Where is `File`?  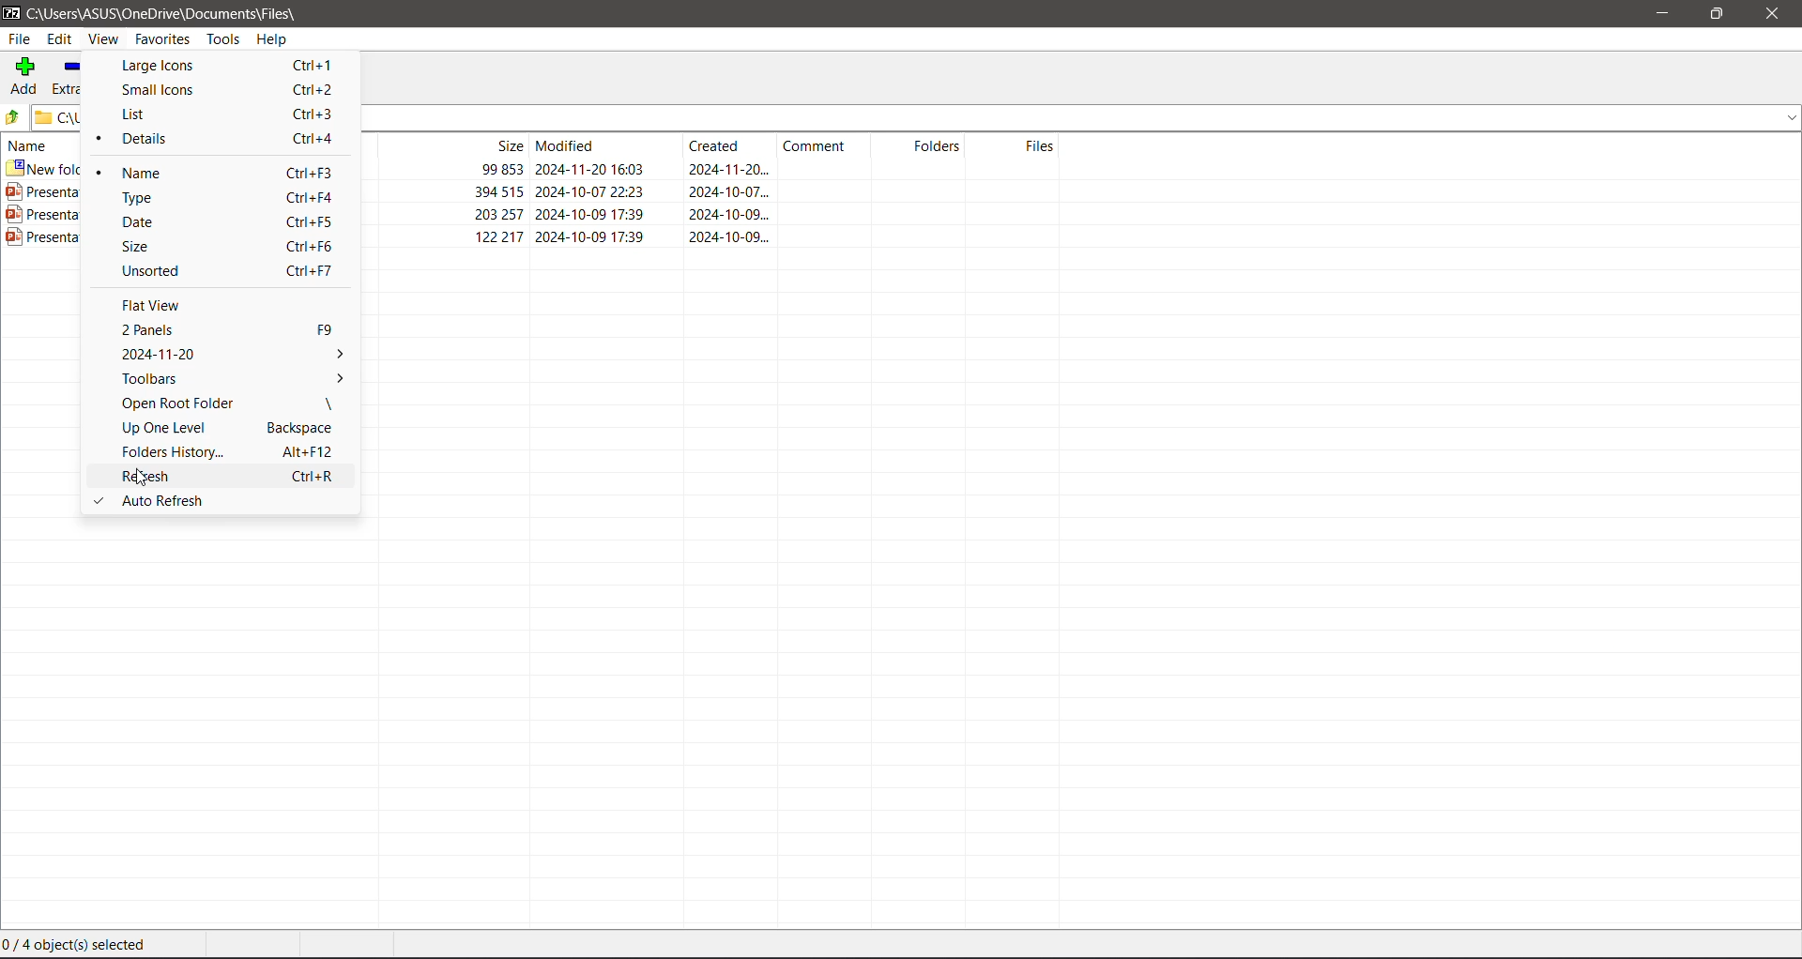 File is located at coordinates (19, 38).